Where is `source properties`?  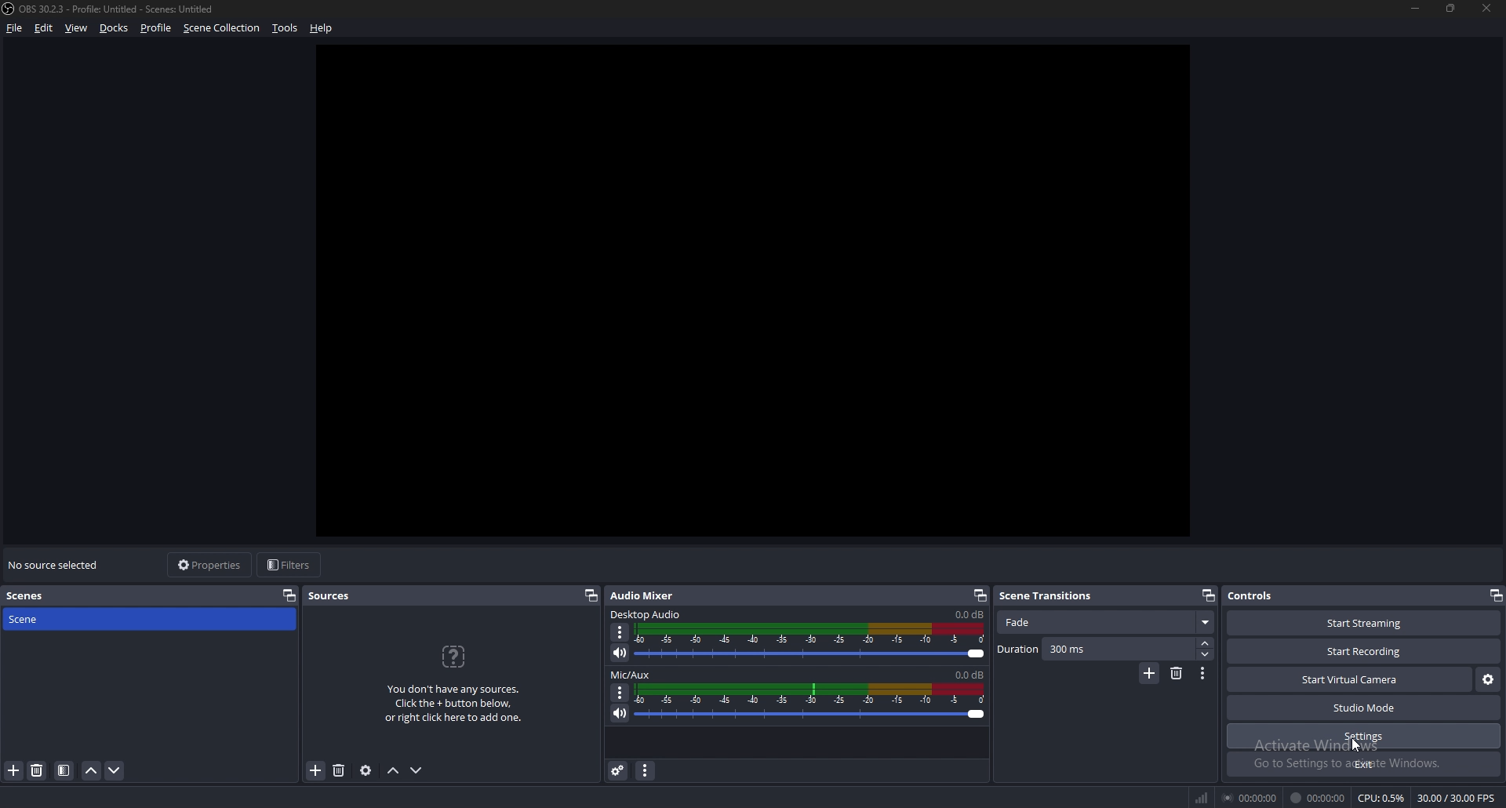
source properties is located at coordinates (365, 771).